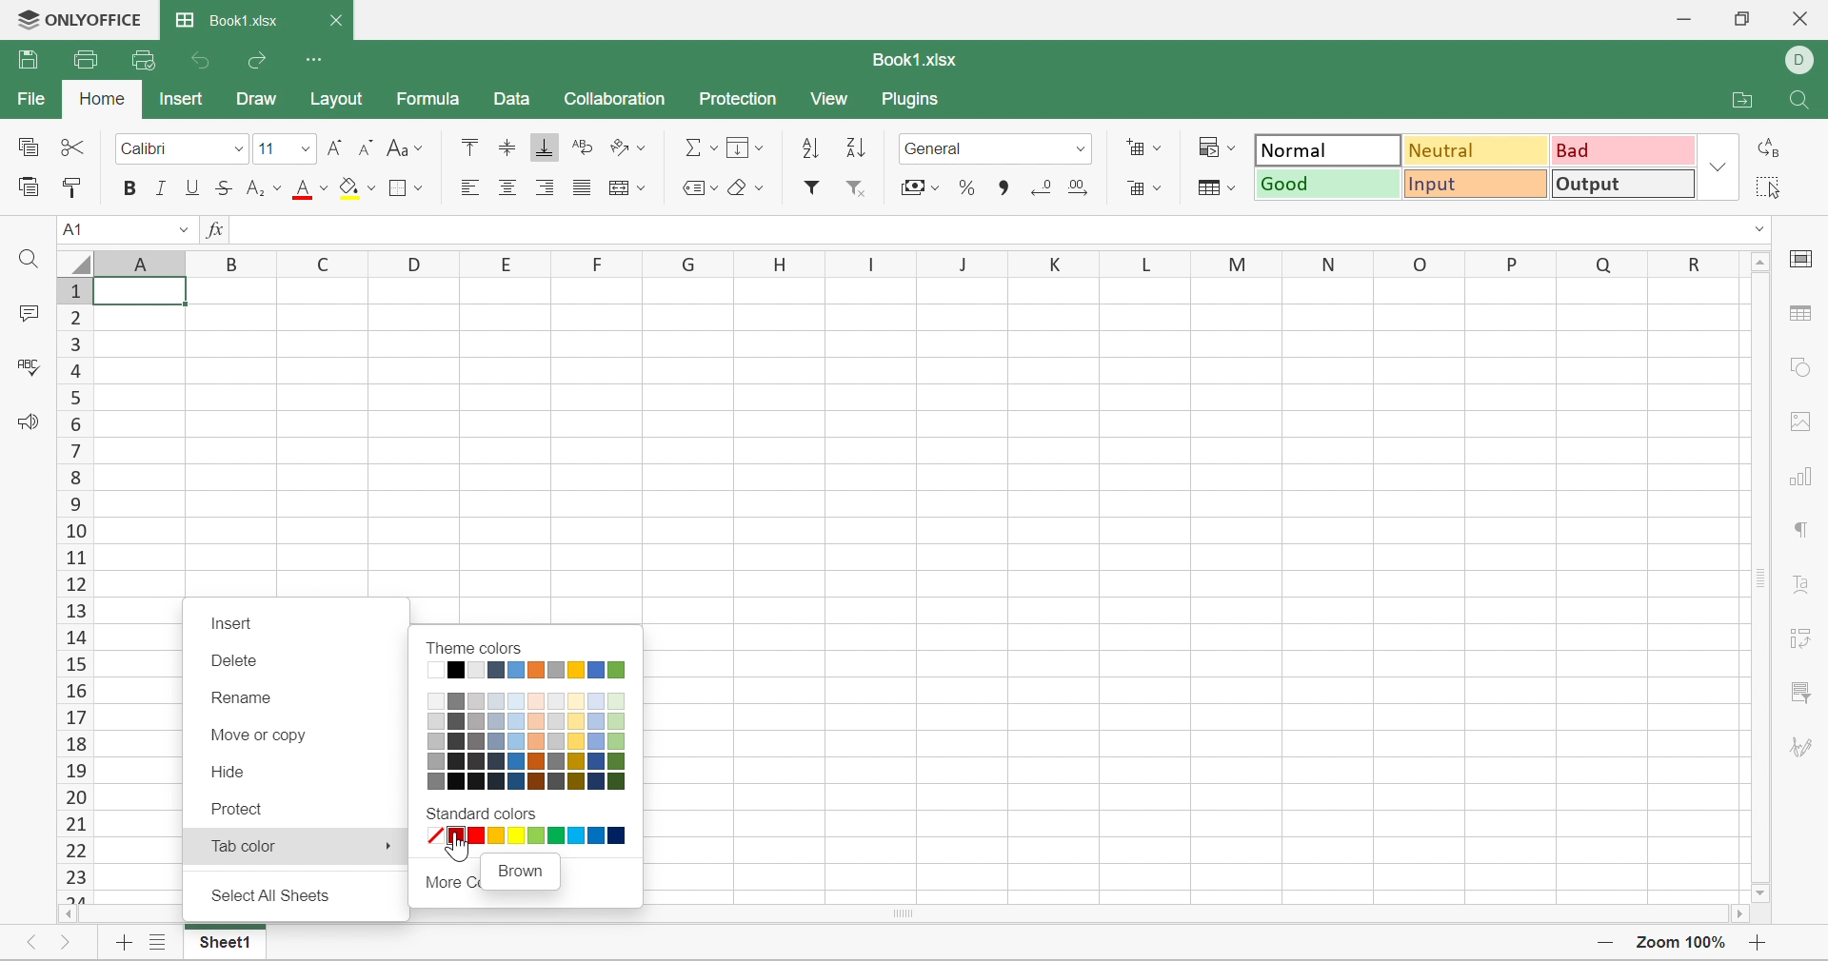  What do you see at coordinates (260, 65) in the screenshot?
I see `Redo` at bounding box center [260, 65].